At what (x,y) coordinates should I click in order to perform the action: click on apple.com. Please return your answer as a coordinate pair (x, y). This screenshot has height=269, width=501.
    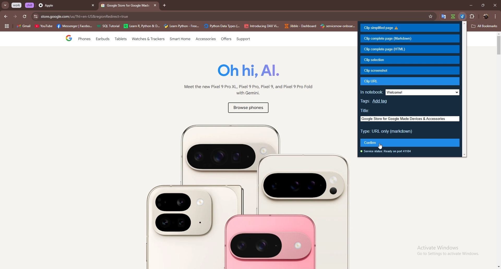
    Looking at the image, I should click on (233, 16).